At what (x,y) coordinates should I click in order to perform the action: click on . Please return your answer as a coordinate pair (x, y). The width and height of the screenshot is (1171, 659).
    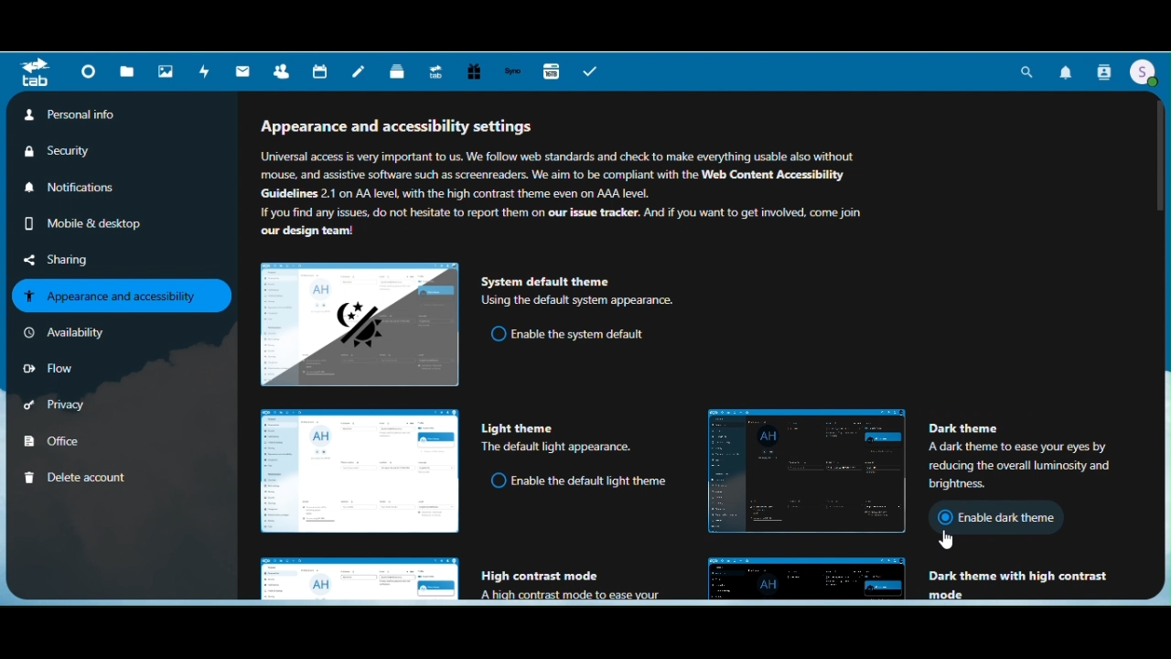
    Looking at the image, I should click on (36, 75).